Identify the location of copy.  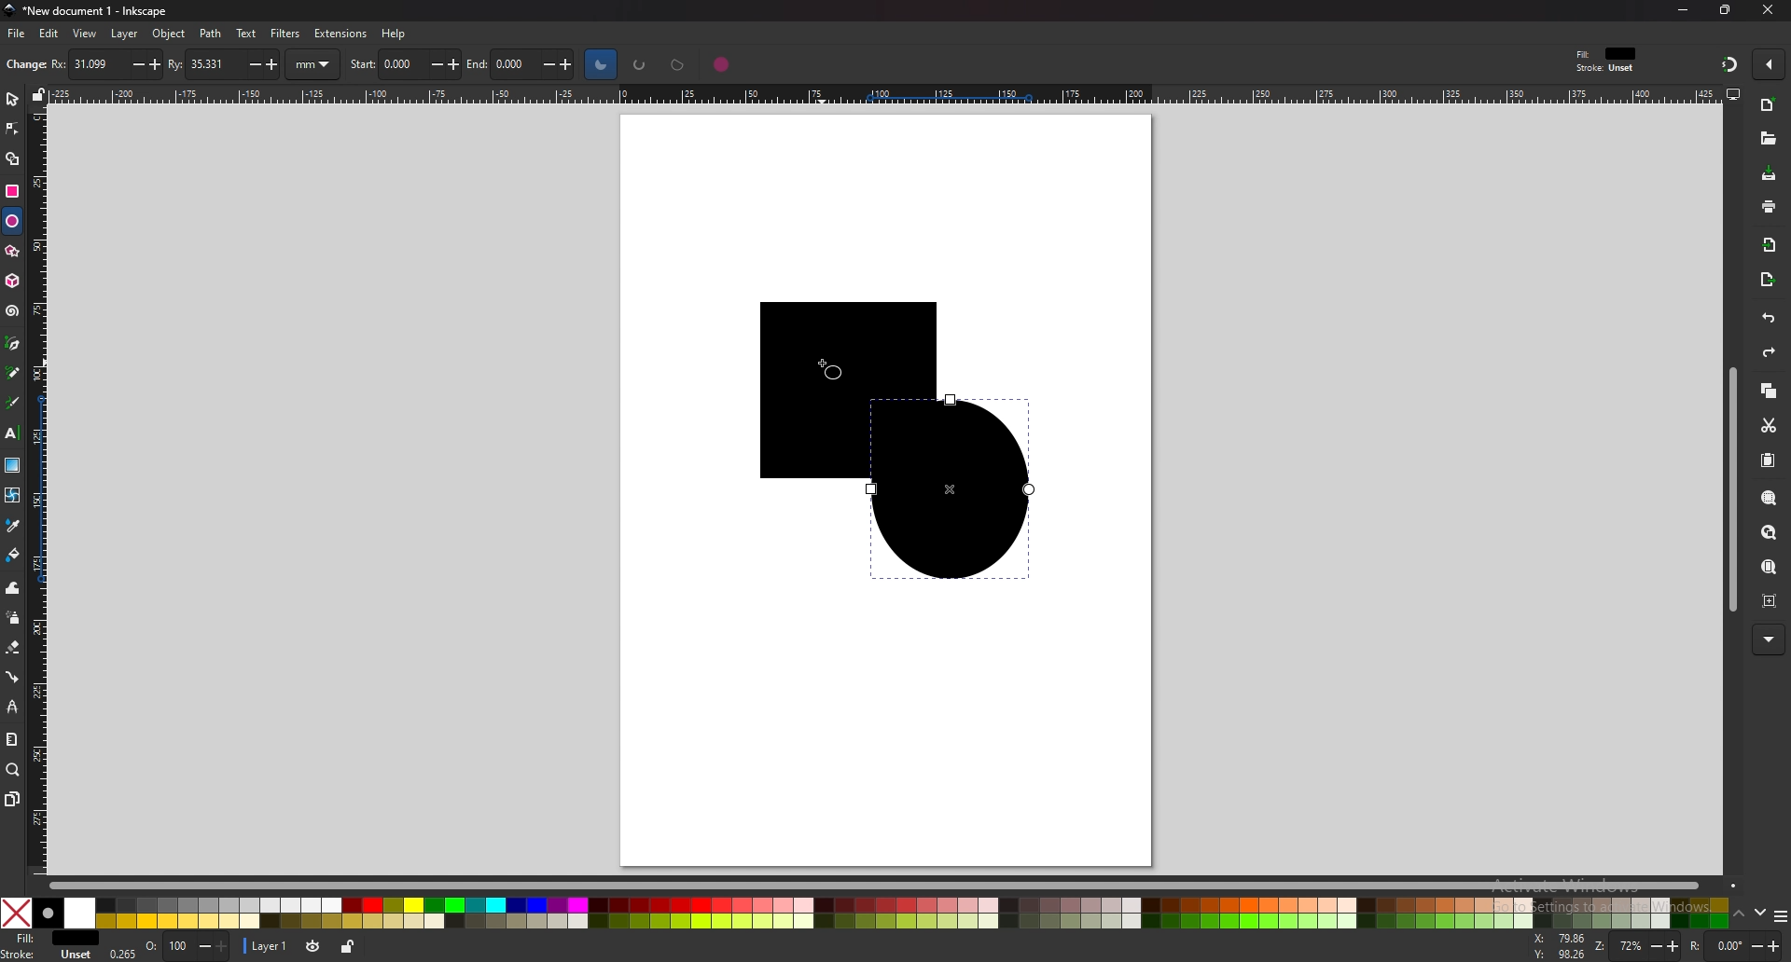
(1768, 390).